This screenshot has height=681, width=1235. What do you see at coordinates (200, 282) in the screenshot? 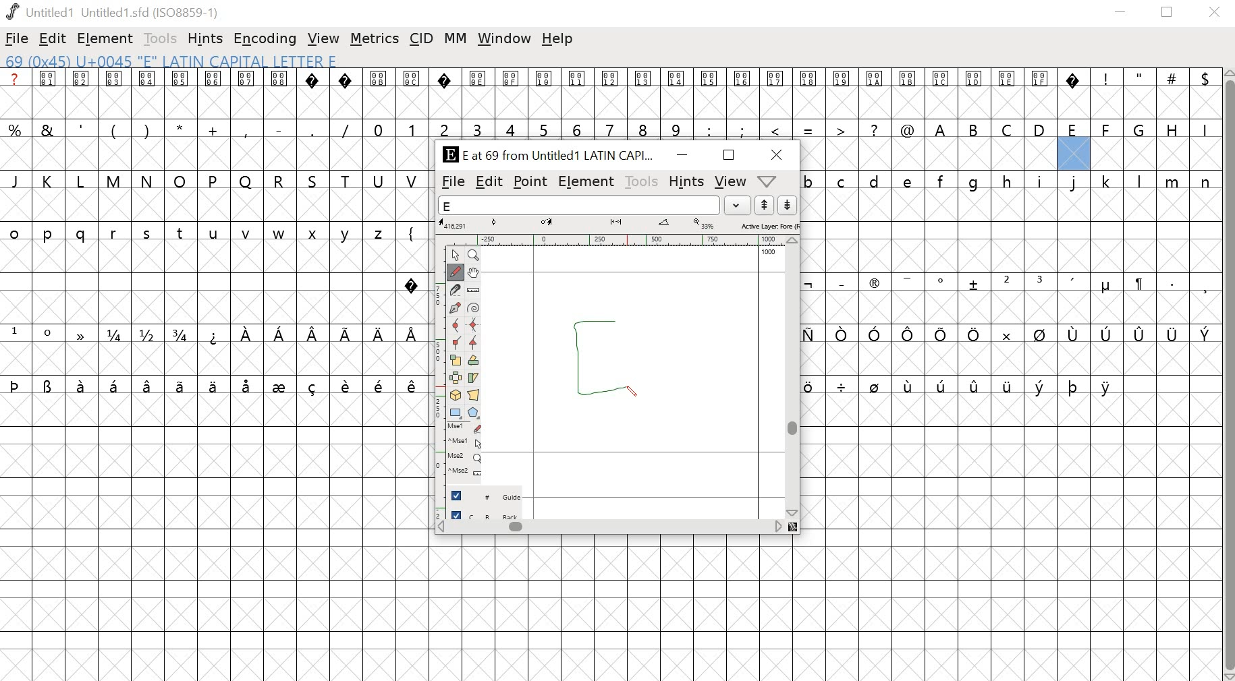
I see `empty cells` at bounding box center [200, 282].